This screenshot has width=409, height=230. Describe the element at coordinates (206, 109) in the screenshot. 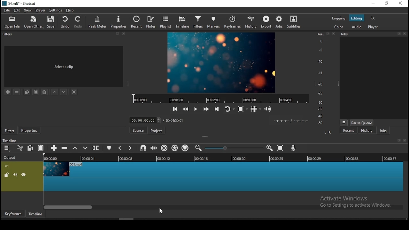

I see `play quickly forwards` at that location.